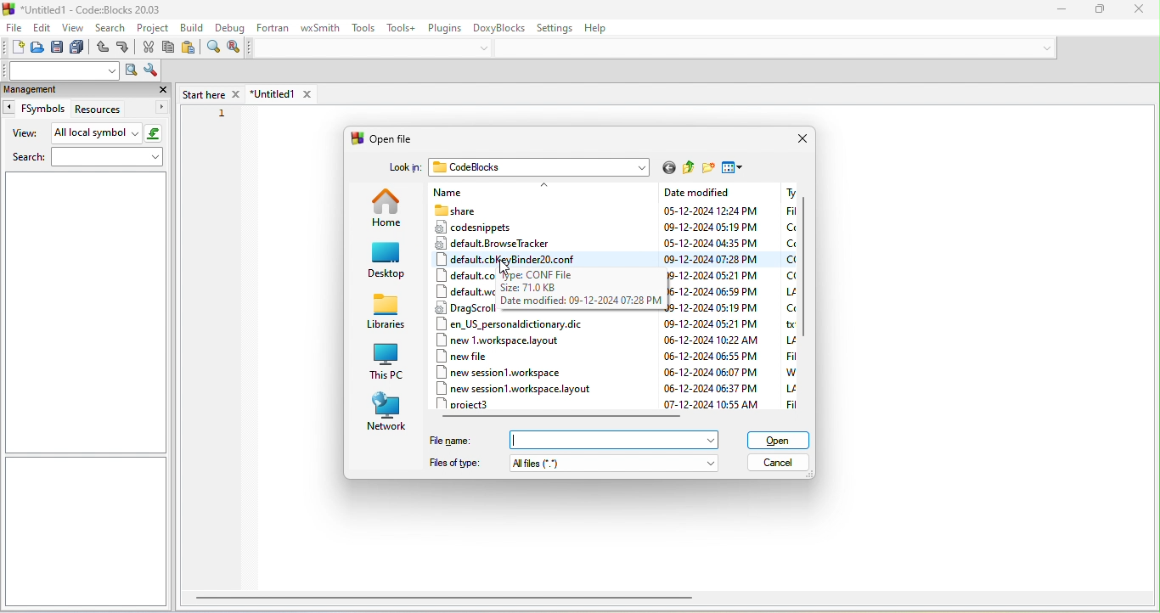 The image size is (1160, 613). I want to click on new, so click(14, 48).